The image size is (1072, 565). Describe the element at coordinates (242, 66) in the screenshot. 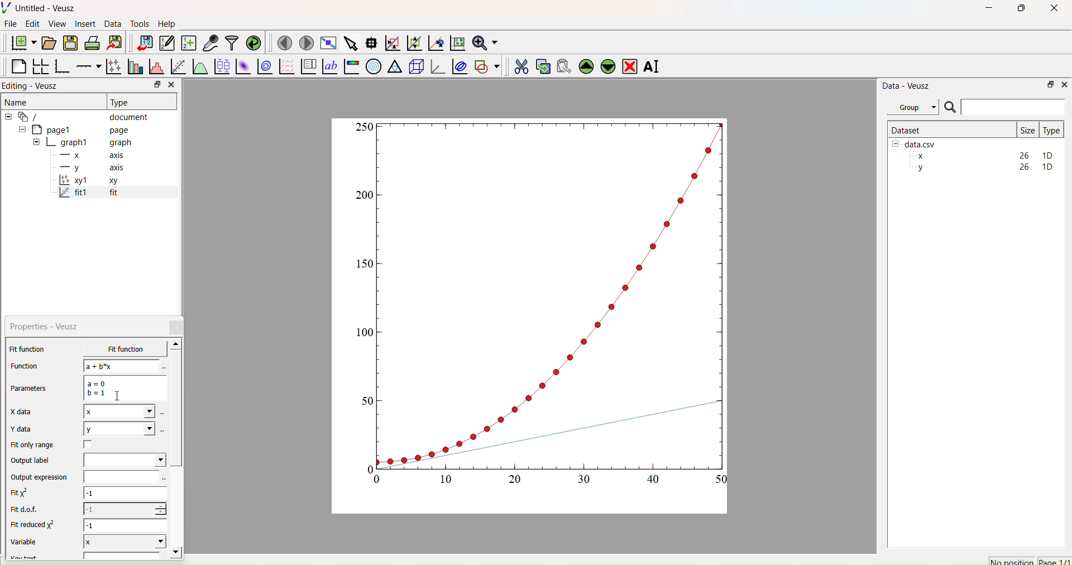

I see `Plot a 2d dataset as image` at that location.